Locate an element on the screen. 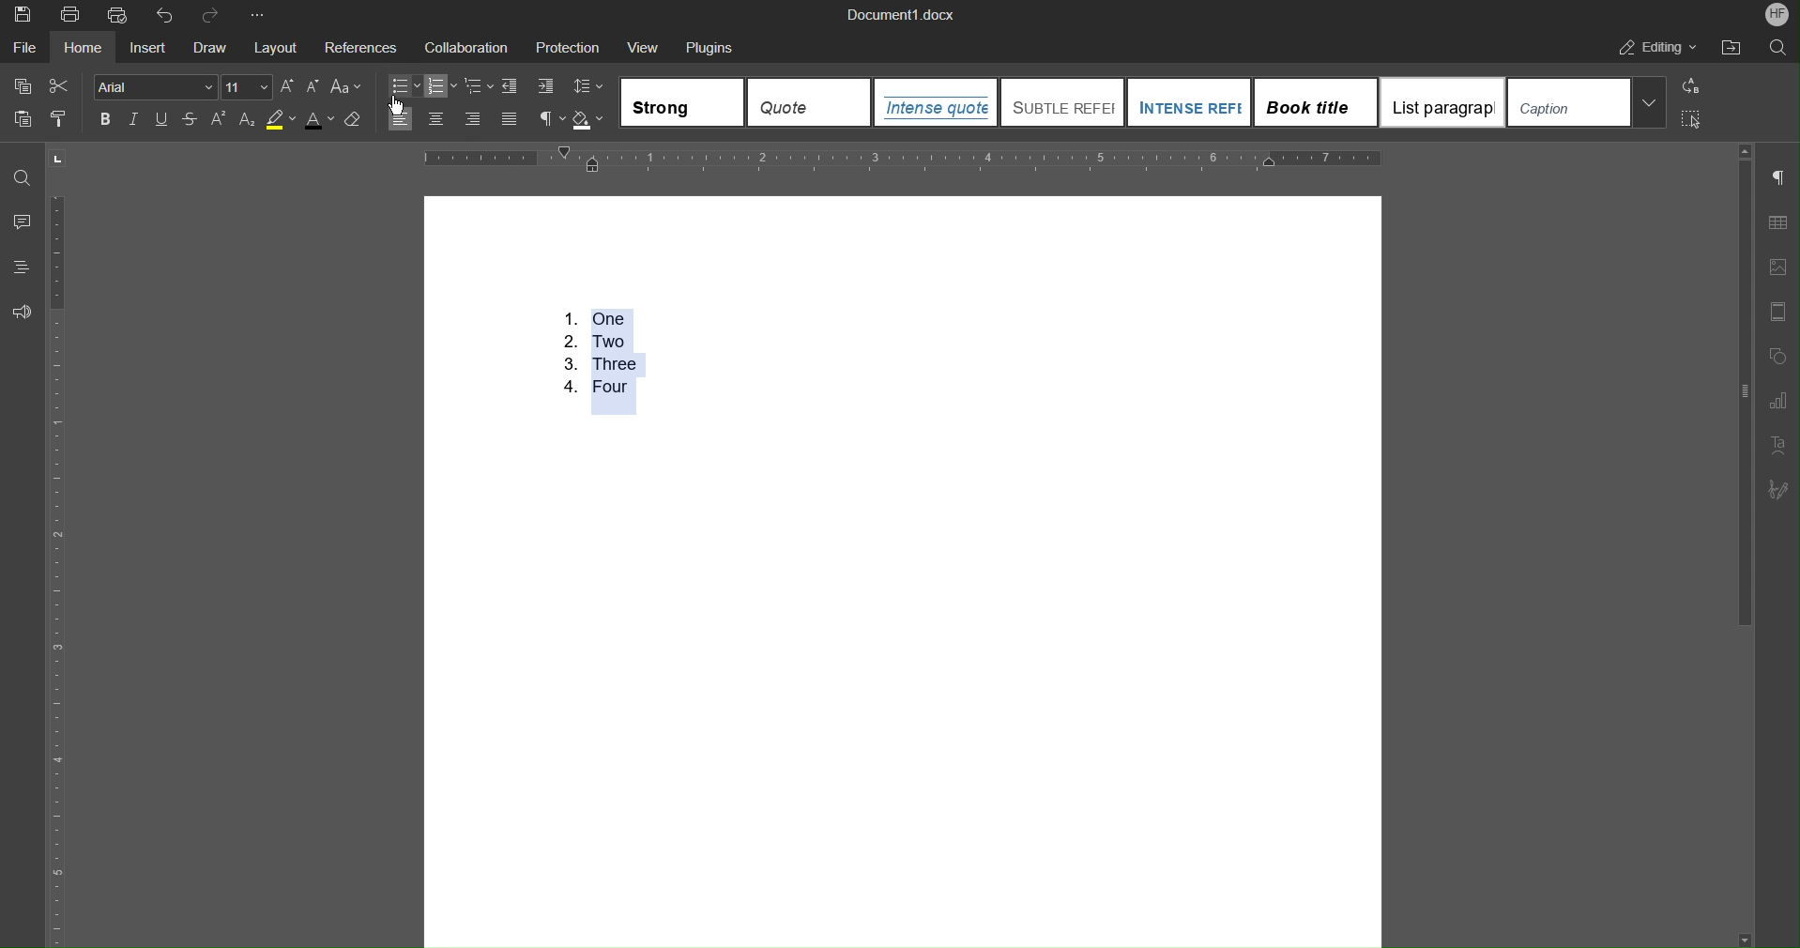 This screenshot has height=948, width=1800. Numbered List is located at coordinates (596, 355).